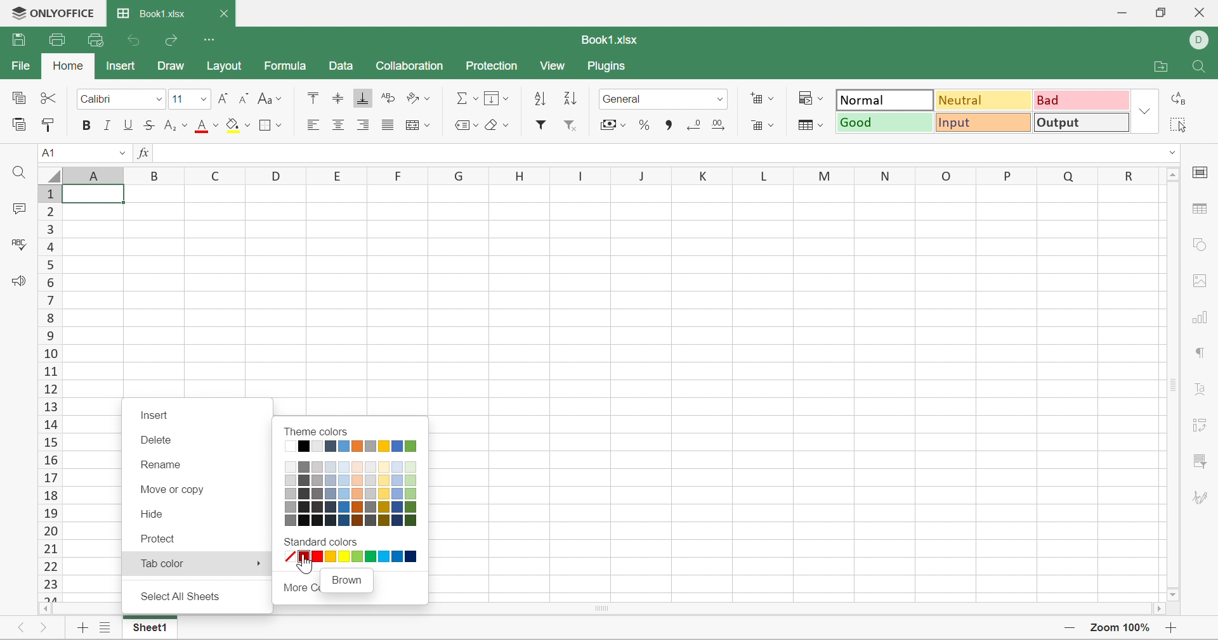 This screenshot has height=640, width=1218. I want to click on Format as table template, so click(811, 125).